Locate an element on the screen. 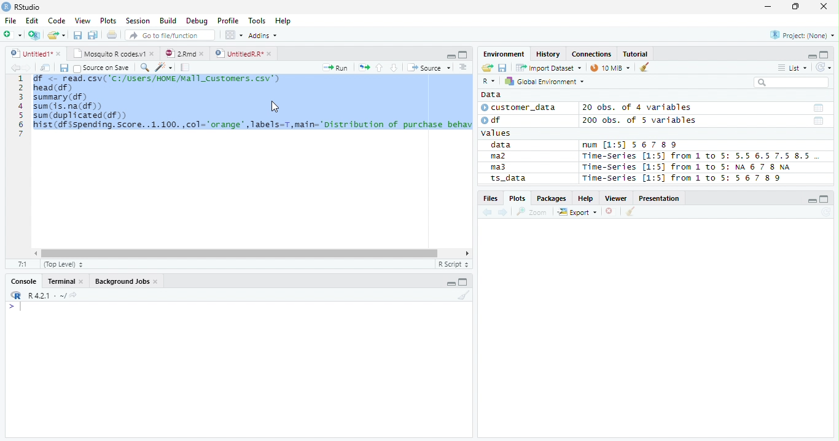 The height and width of the screenshot is (441, 839). Global Environment is located at coordinates (545, 81).